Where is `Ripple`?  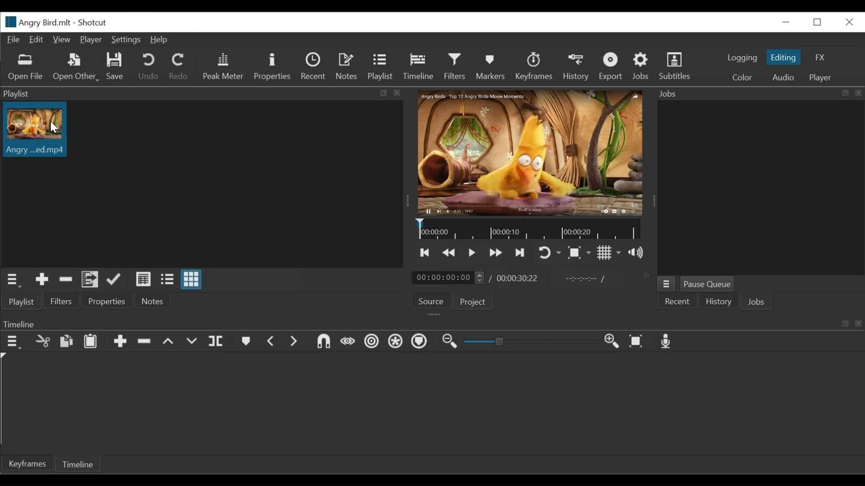
Ripple is located at coordinates (372, 342).